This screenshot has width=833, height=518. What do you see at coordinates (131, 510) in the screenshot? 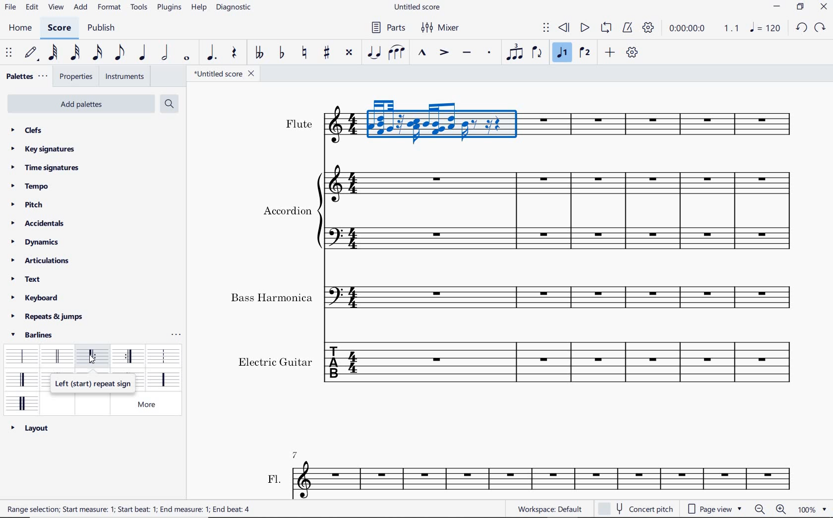
I see `text` at bounding box center [131, 510].